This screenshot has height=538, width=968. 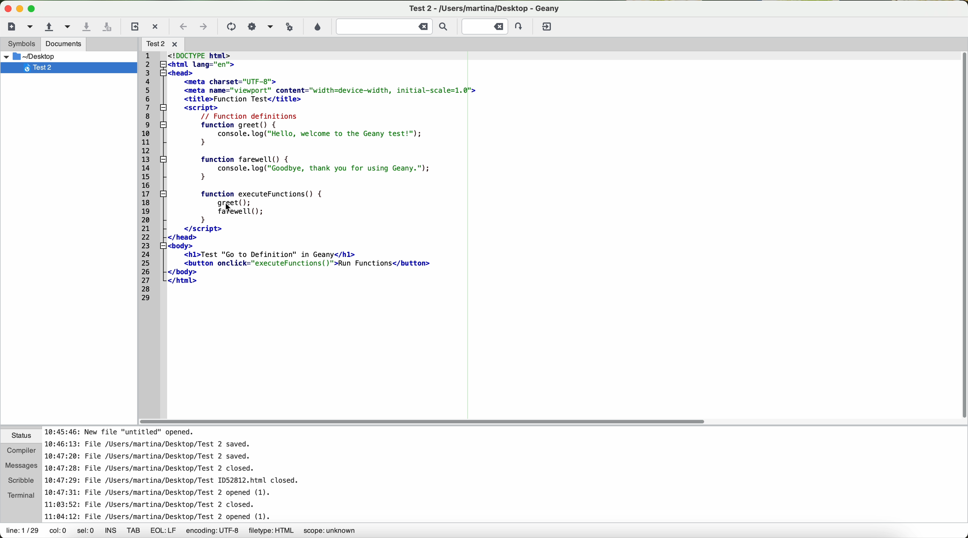 I want to click on documents, so click(x=64, y=44).